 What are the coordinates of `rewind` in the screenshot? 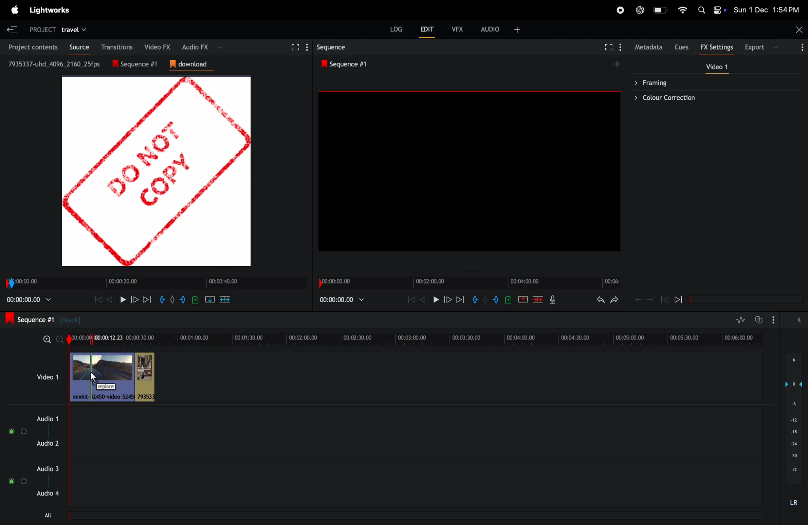 It's located at (110, 299).